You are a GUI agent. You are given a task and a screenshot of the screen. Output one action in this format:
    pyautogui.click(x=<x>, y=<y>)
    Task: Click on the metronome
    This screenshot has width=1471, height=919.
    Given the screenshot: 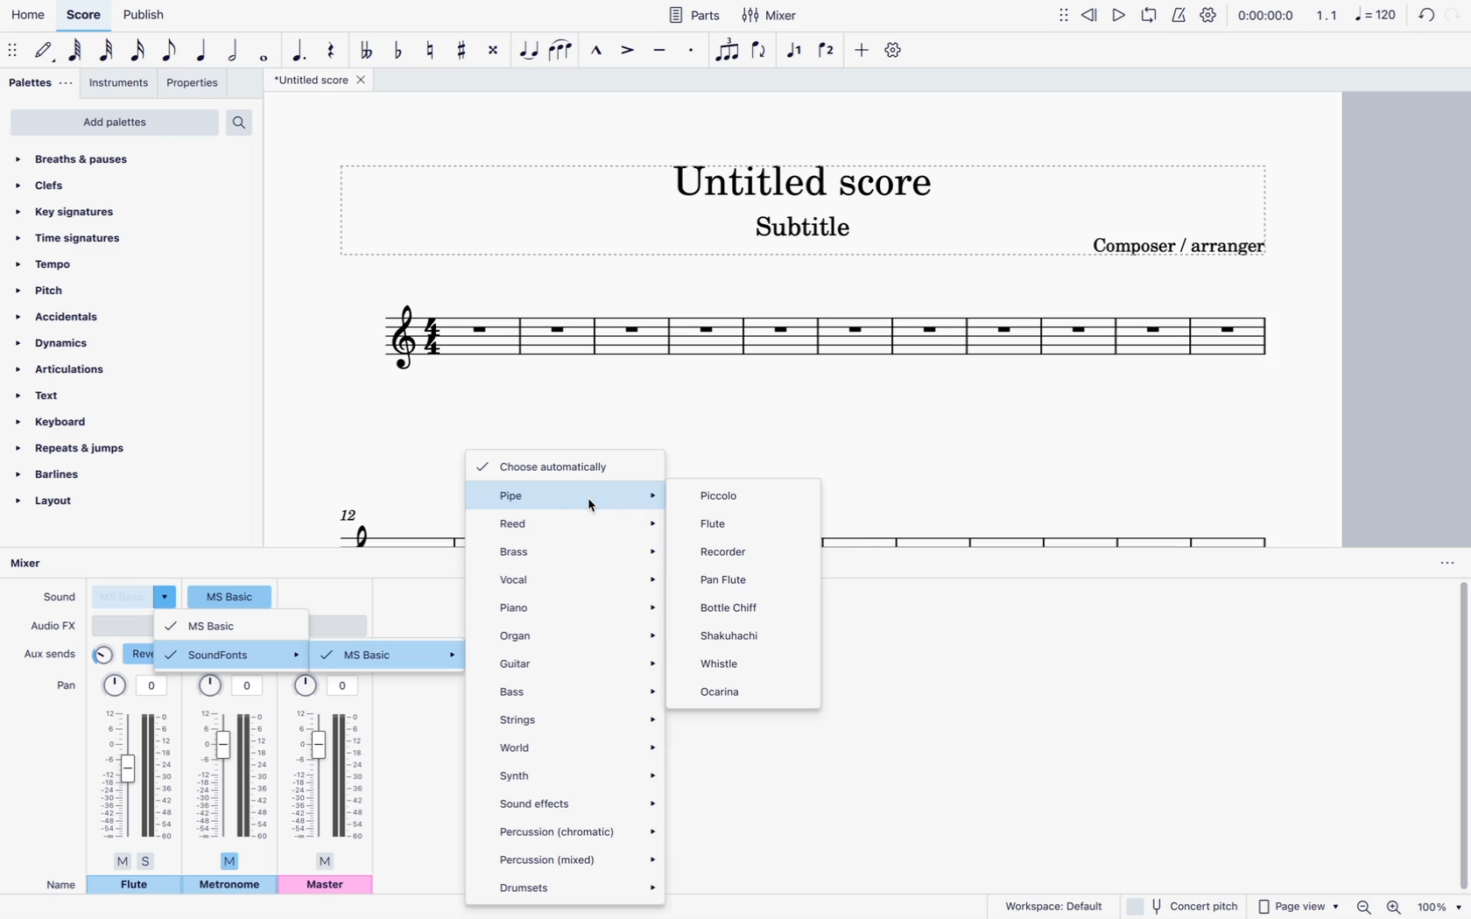 What is the action you would take?
    pyautogui.click(x=230, y=887)
    